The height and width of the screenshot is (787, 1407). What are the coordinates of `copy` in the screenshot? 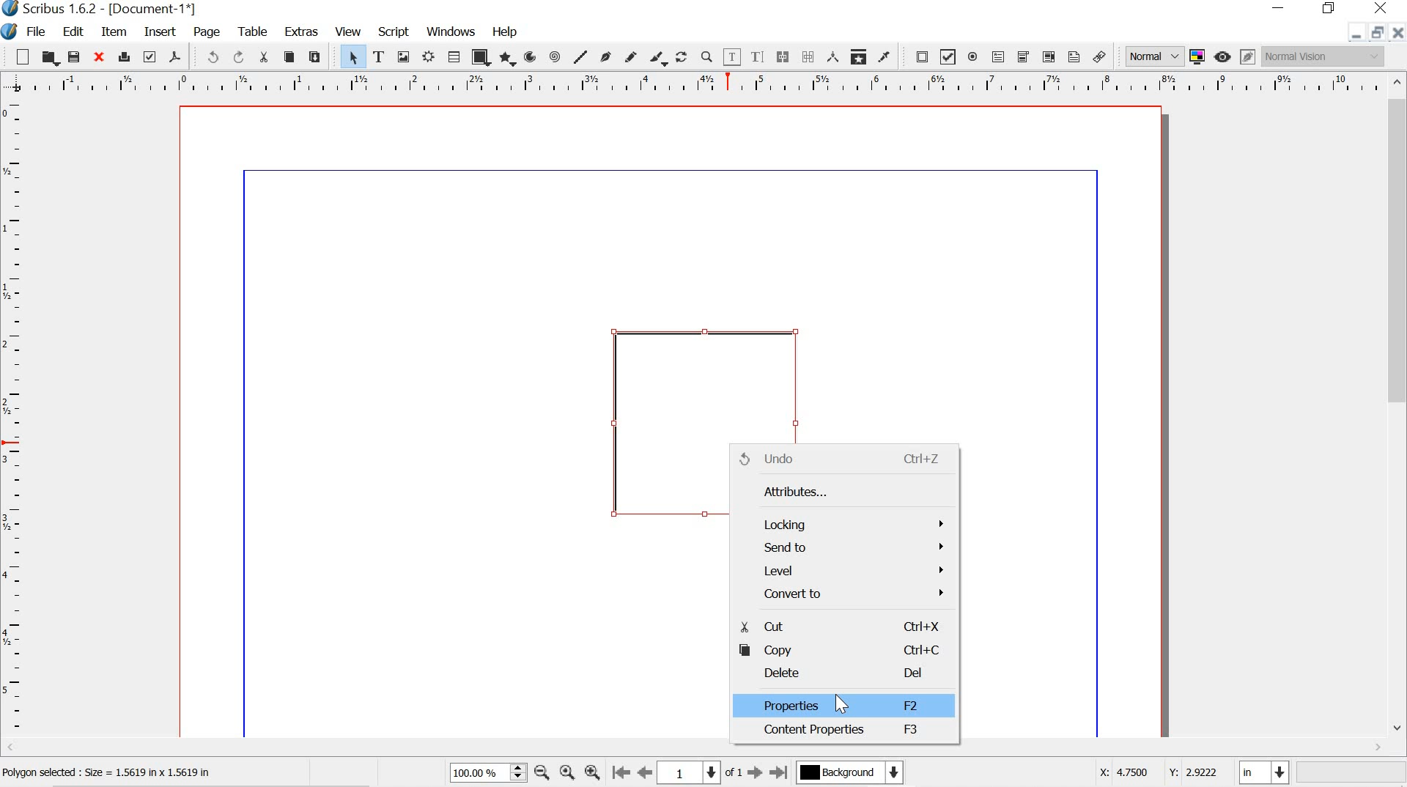 It's located at (289, 56).